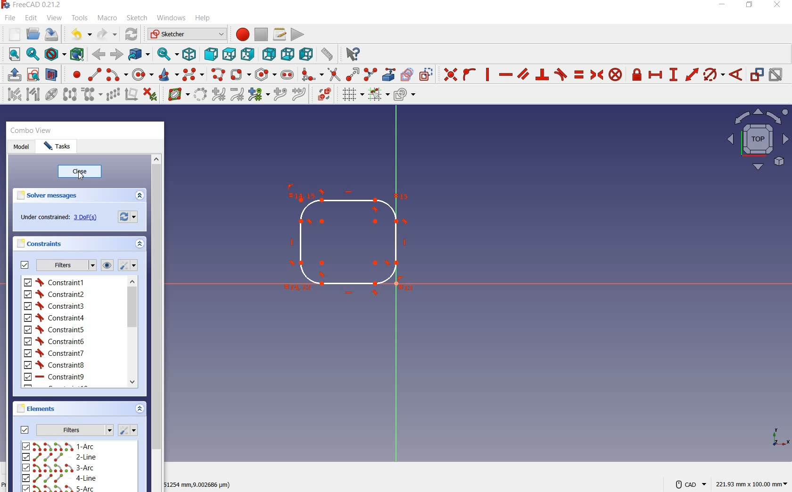  Describe the element at coordinates (265, 74) in the screenshot. I see `create regular polygon` at that location.